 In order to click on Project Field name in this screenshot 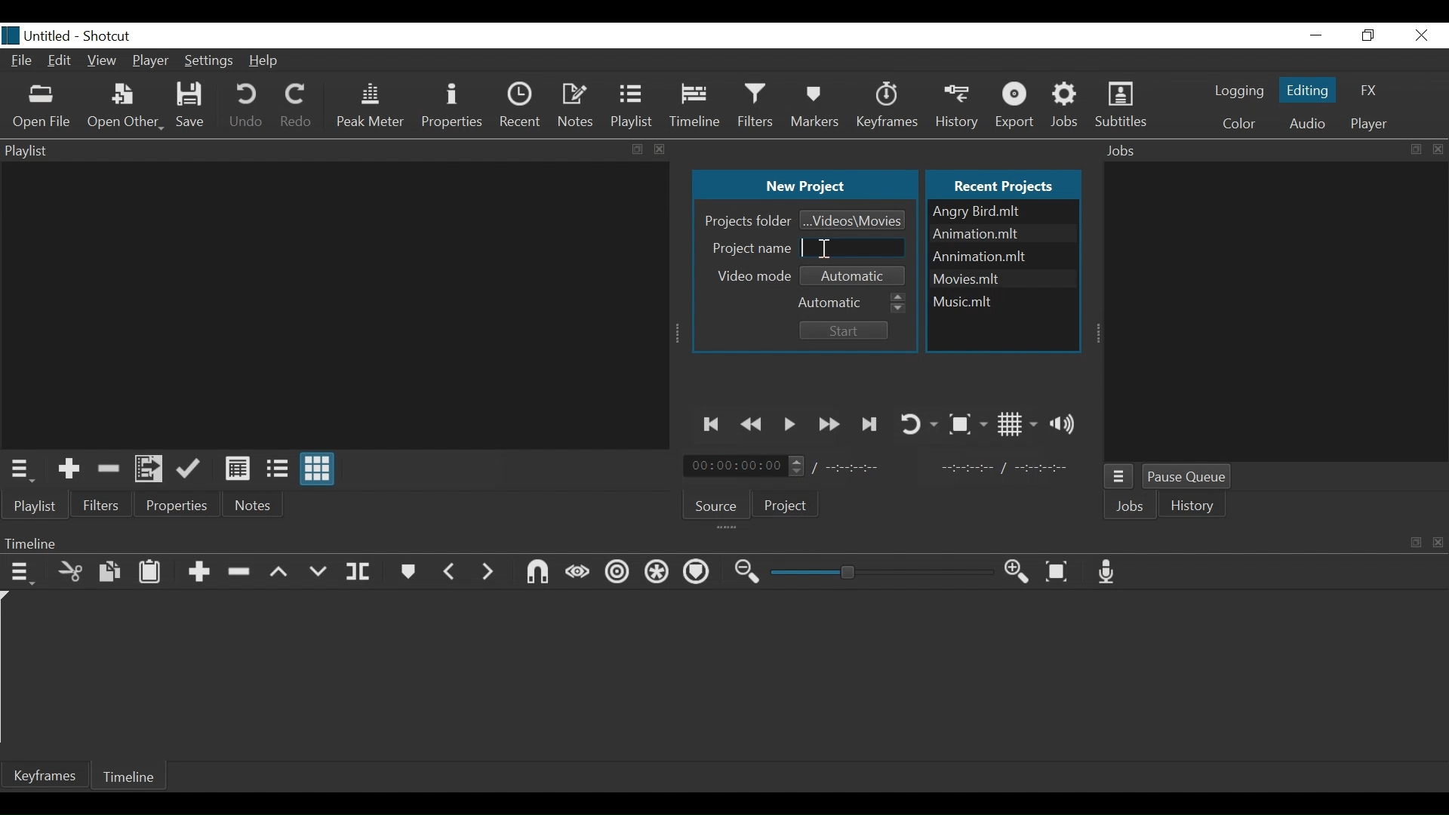, I will do `click(854, 248)`.